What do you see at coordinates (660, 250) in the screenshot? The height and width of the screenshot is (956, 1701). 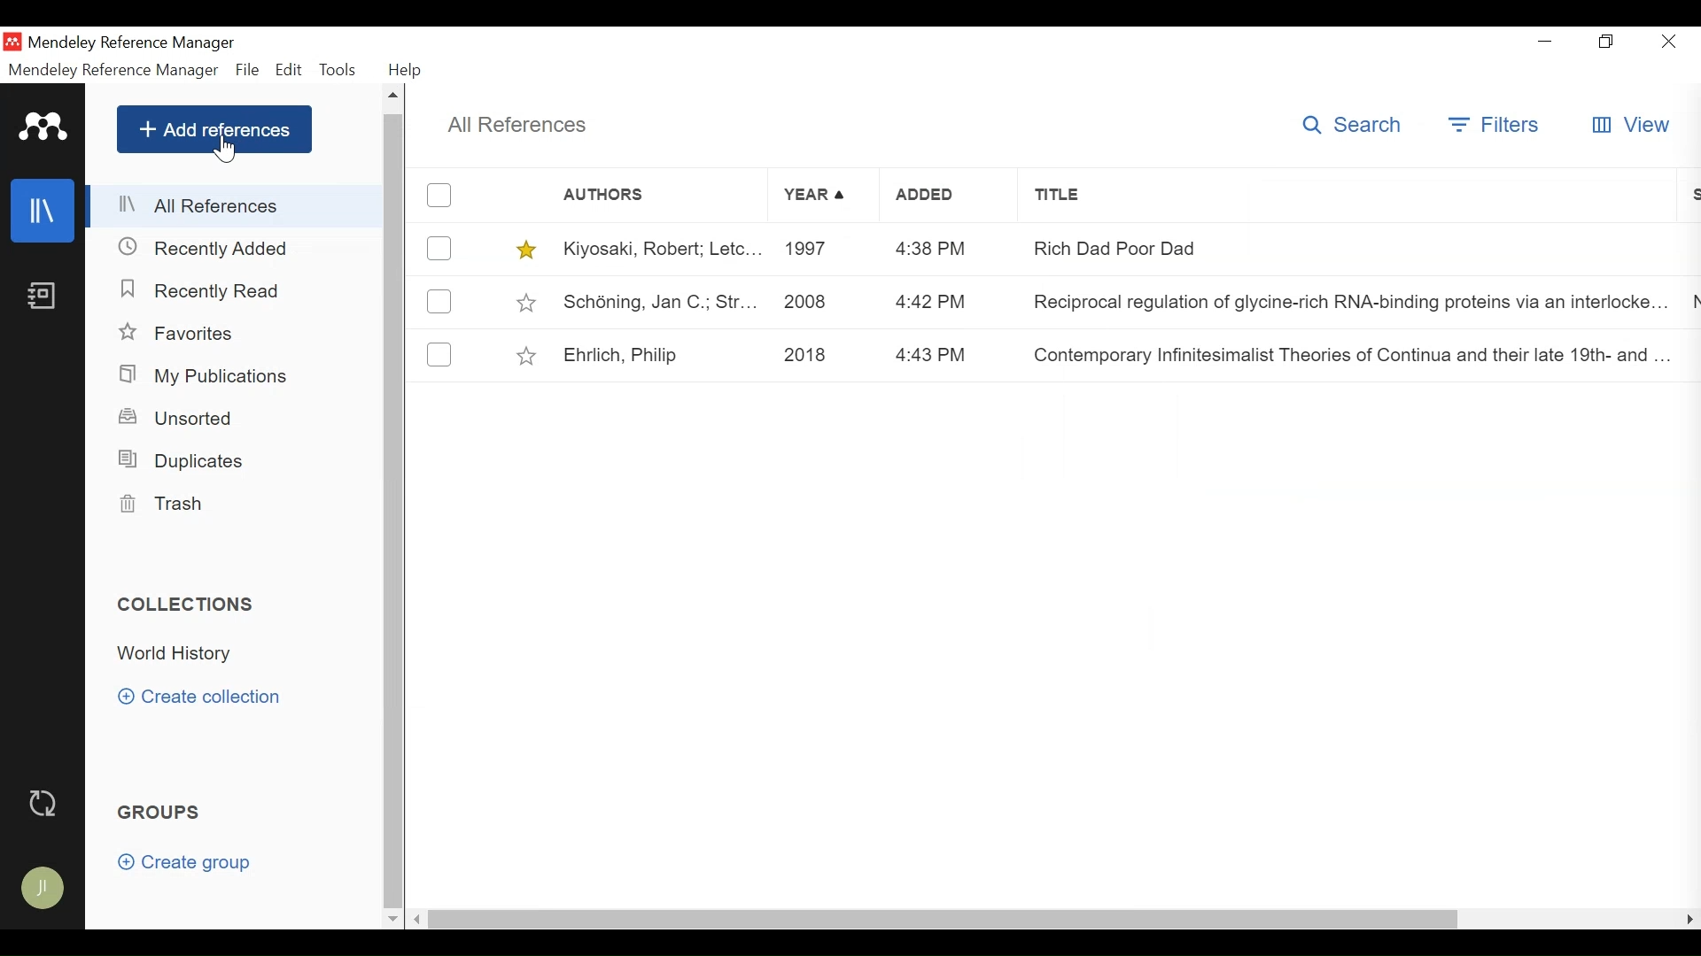 I see `Kiyosaki, Robert; Letc...` at bounding box center [660, 250].